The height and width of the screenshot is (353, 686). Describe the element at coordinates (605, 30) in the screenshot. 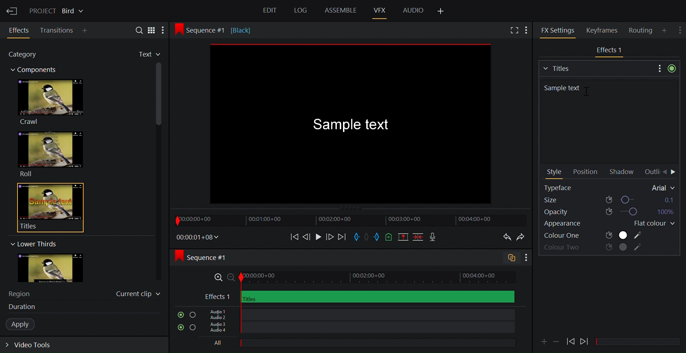

I see `Keyframes` at that location.